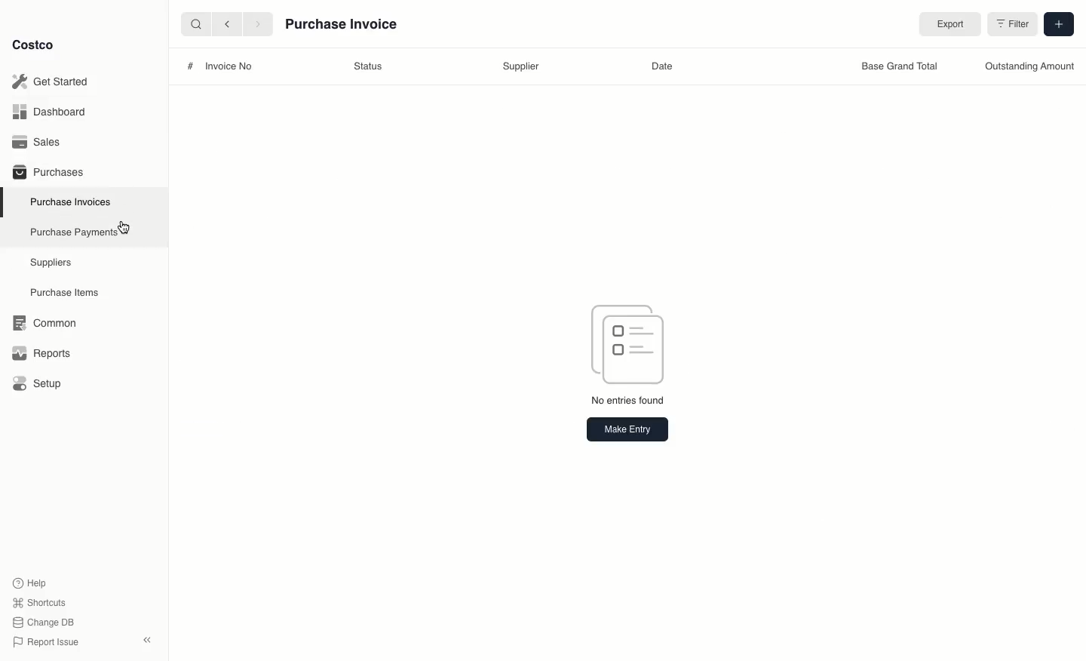 The width and height of the screenshot is (1086, 661). What do you see at coordinates (630, 343) in the screenshot?
I see `Emblem` at bounding box center [630, 343].